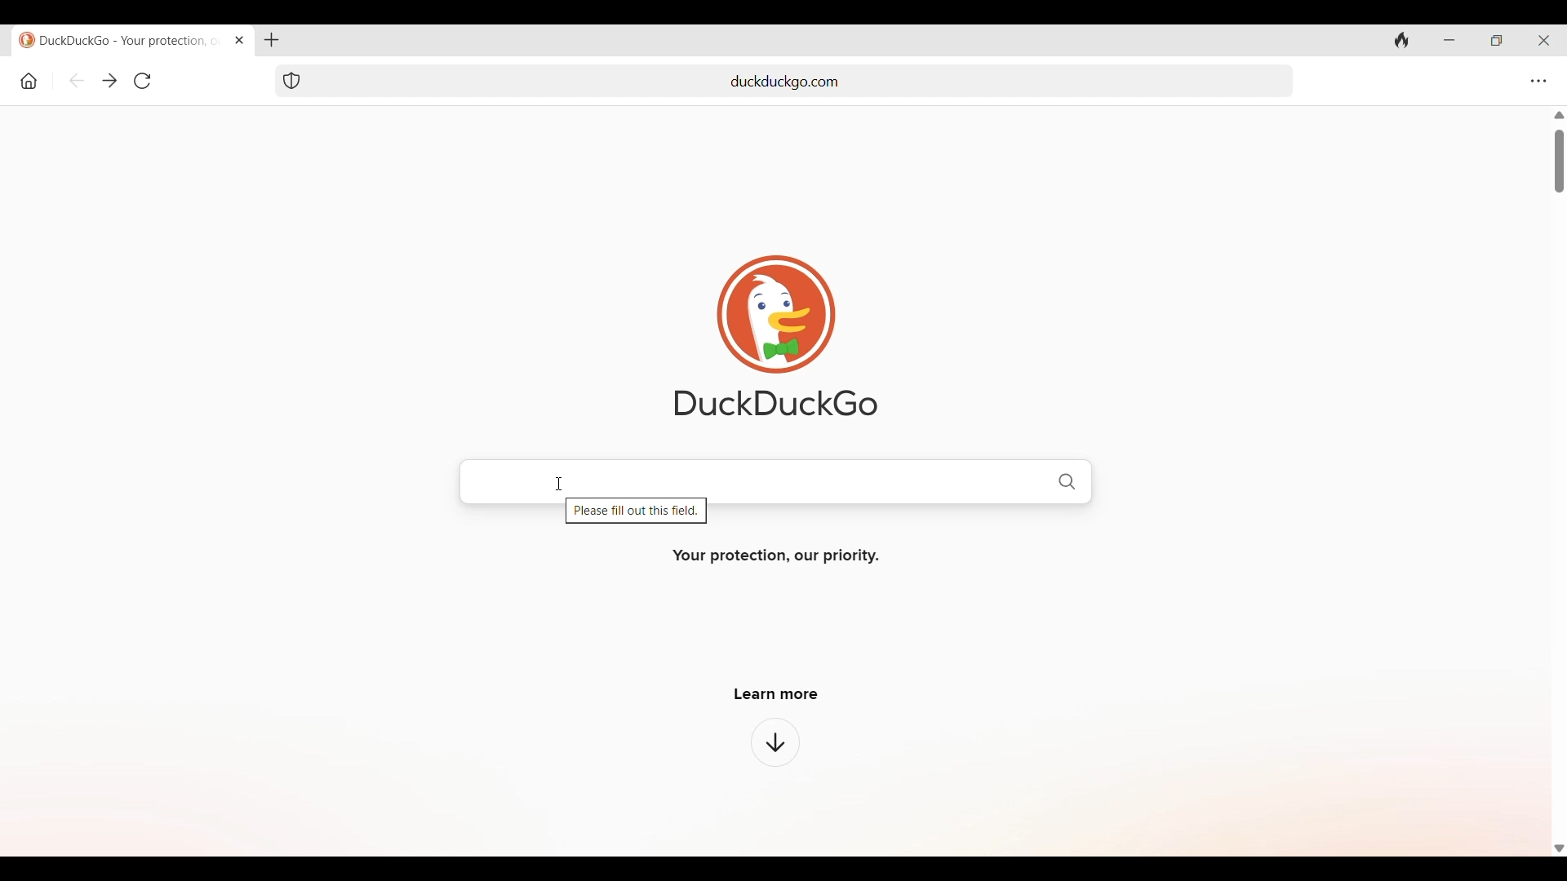 Image resolution: width=1567 pixels, height=881 pixels. What do you see at coordinates (1497, 40) in the screenshot?
I see `Show interface in a smaller tab` at bounding box center [1497, 40].